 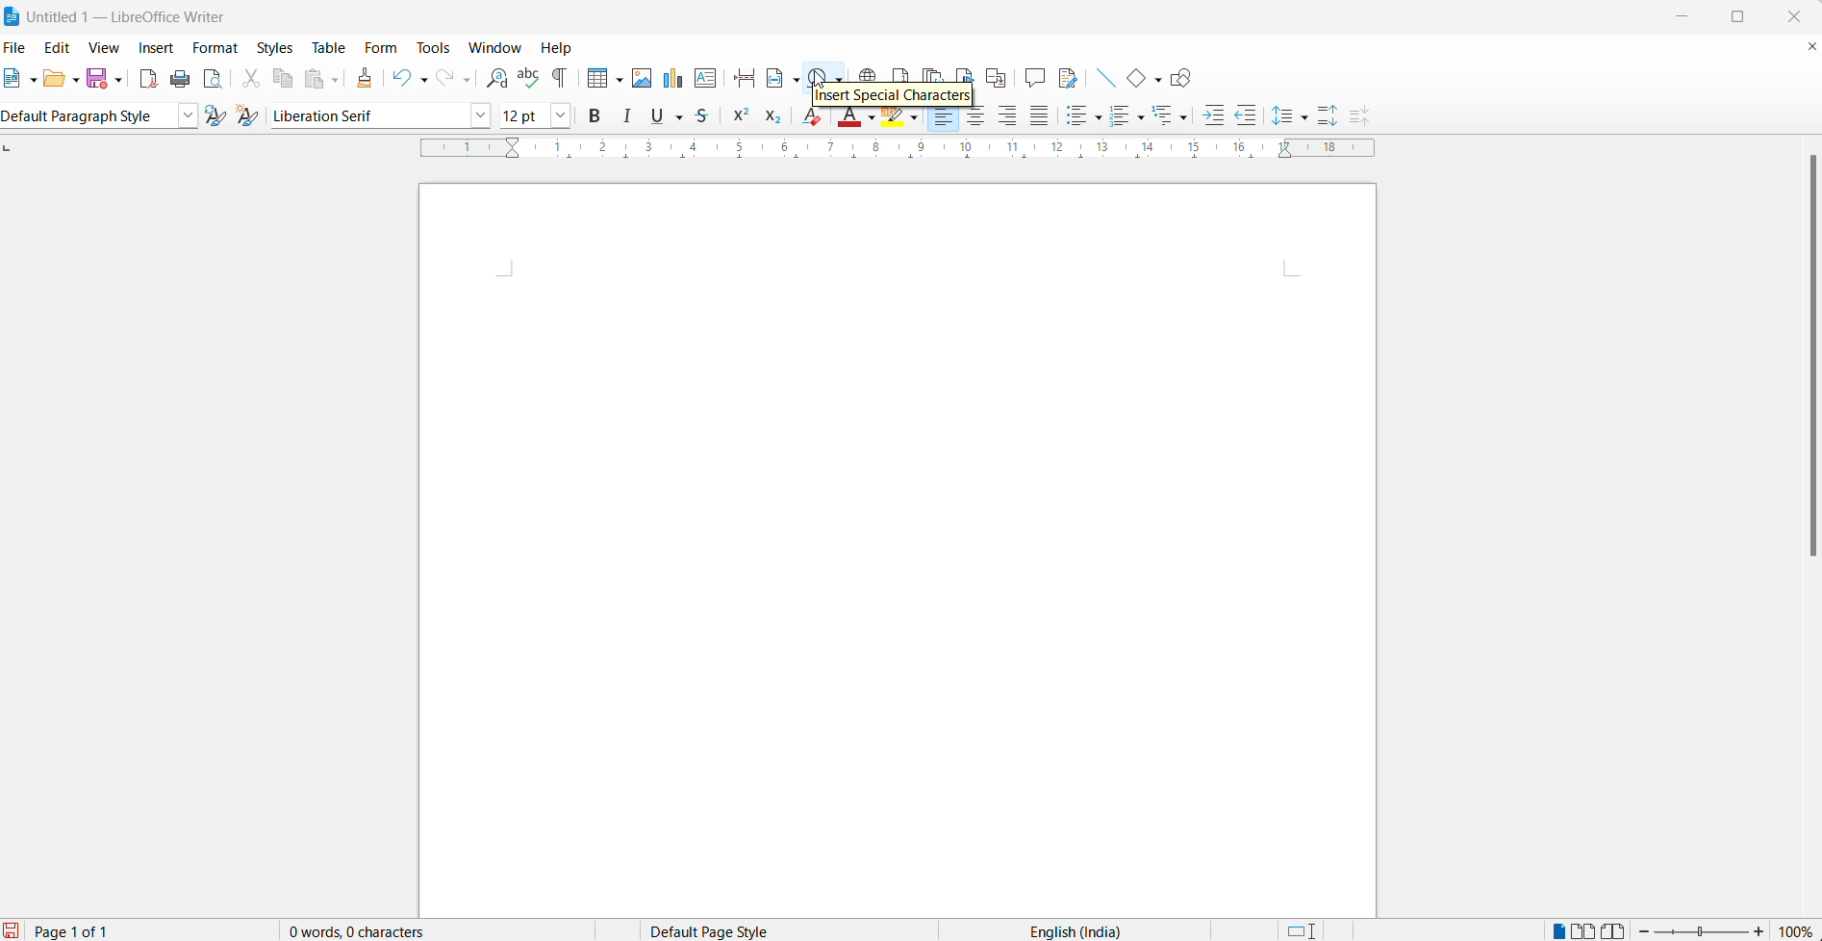 What do you see at coordinates (847, 119) in the screenshot?
I see `font color` at bounding box center [847, 119].